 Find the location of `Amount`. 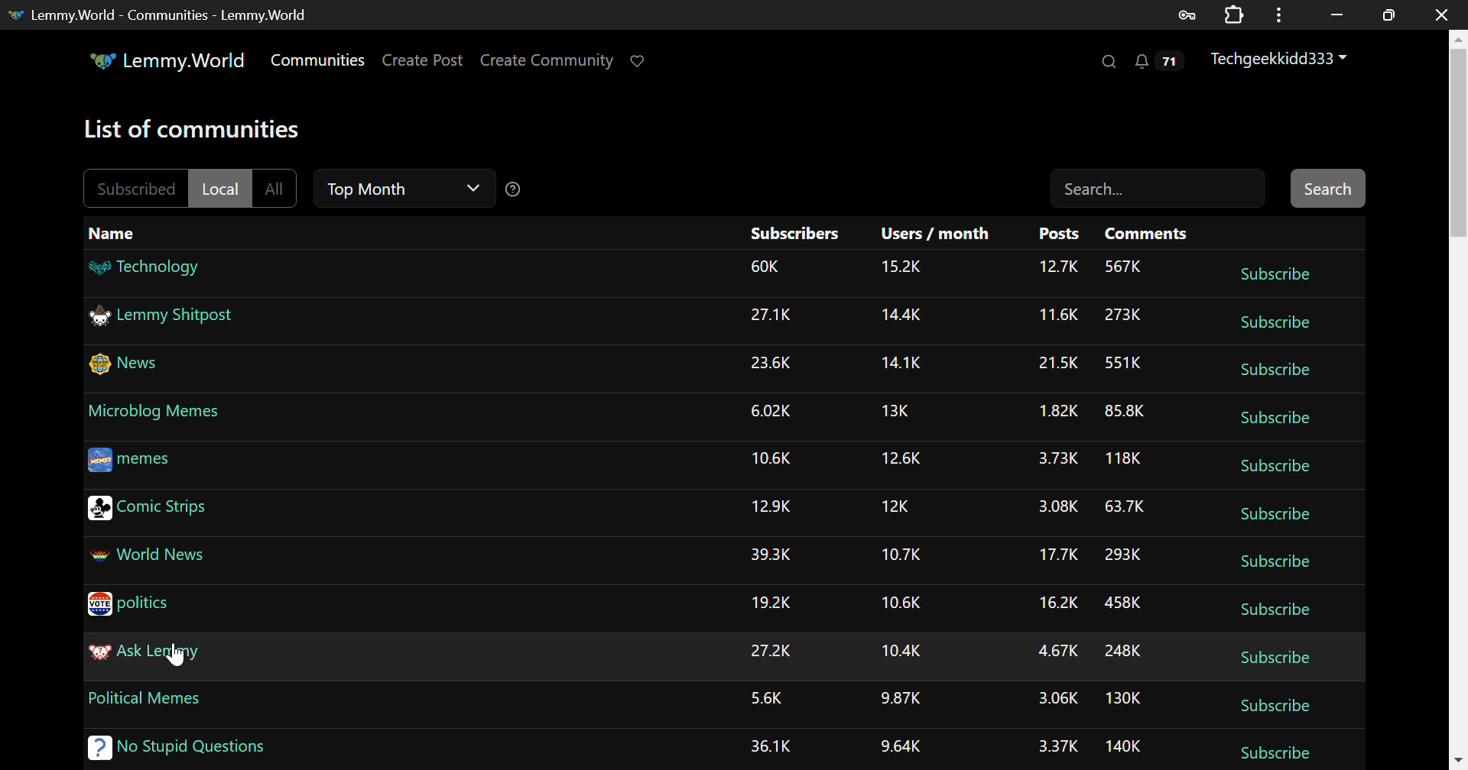

Amount is located at coordinates (900, 364).